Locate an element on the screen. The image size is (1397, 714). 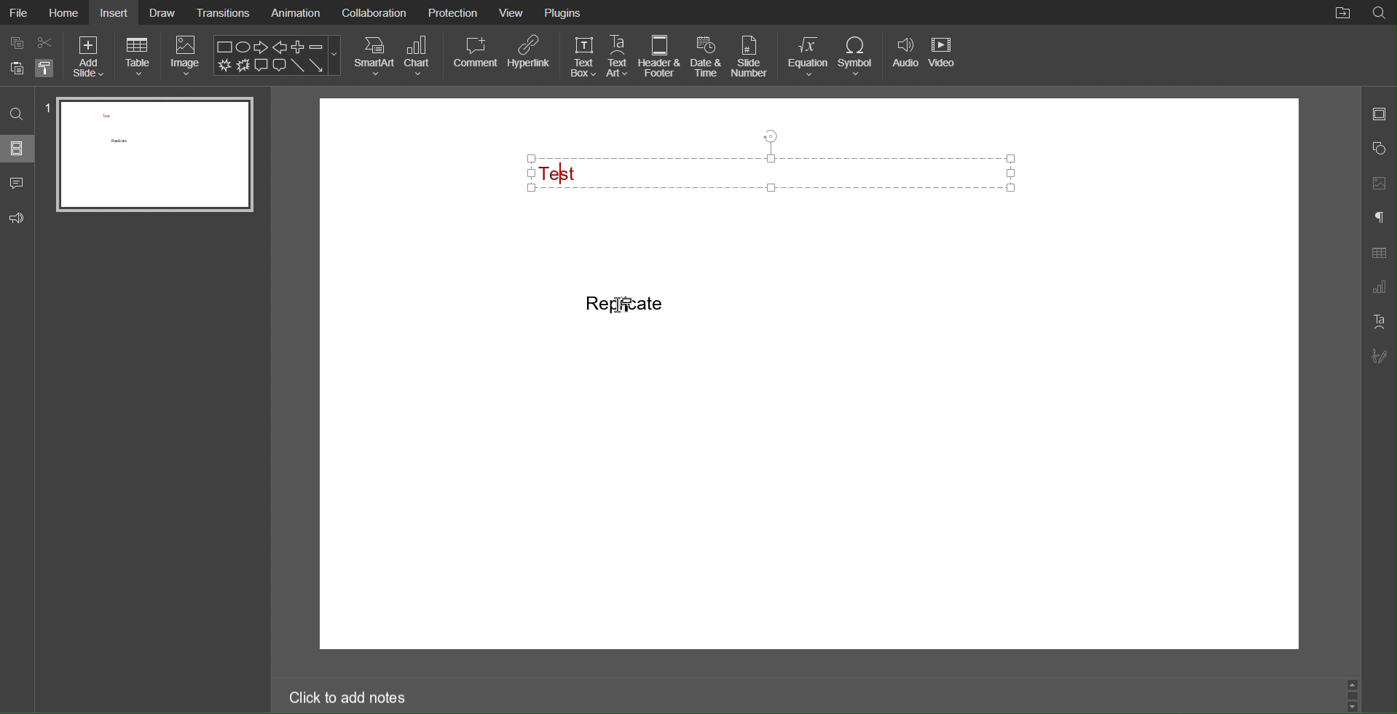
Text Box is located at coordinates (582, 57).